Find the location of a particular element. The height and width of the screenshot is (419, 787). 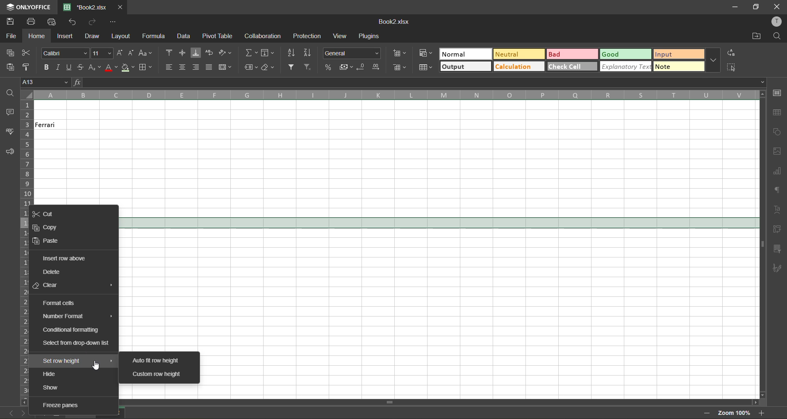

decrease decimal is located at coordinates (362, 67).